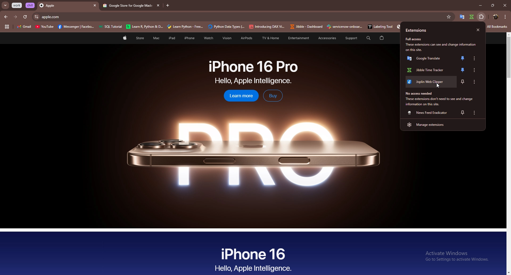 The width and height of the screenshot is (511, 275). I want to click on iPhone, so click(189, 38).